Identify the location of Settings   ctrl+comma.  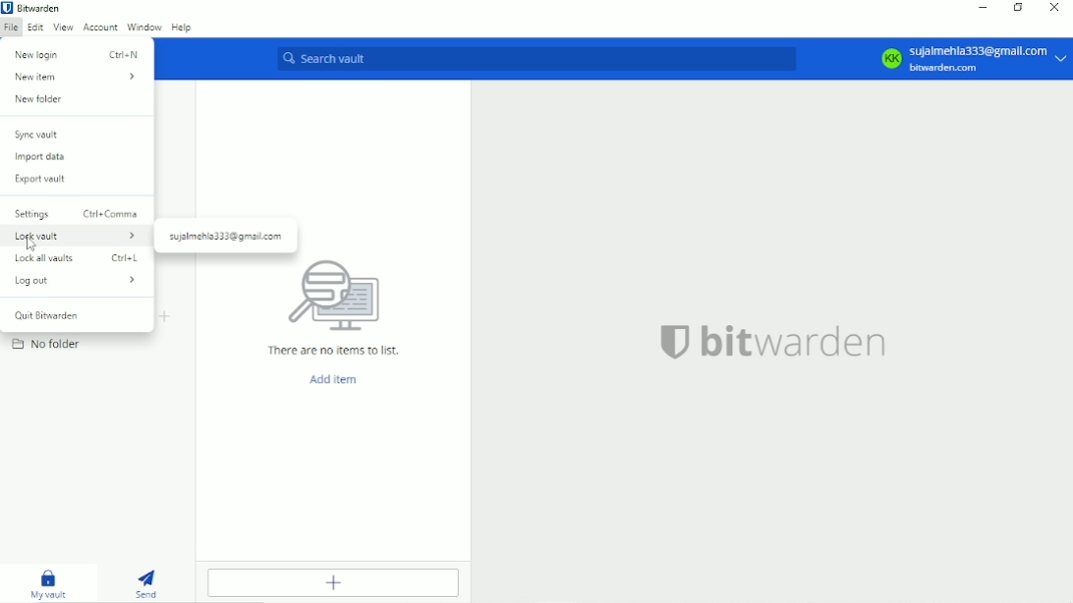
(77, 213).